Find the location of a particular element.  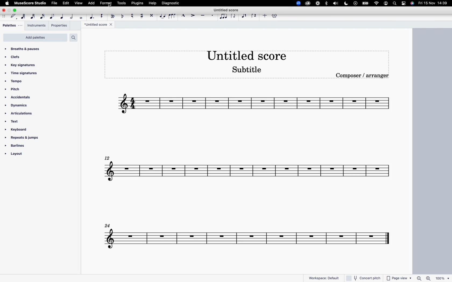

rest is located at coordinates (102, 17).